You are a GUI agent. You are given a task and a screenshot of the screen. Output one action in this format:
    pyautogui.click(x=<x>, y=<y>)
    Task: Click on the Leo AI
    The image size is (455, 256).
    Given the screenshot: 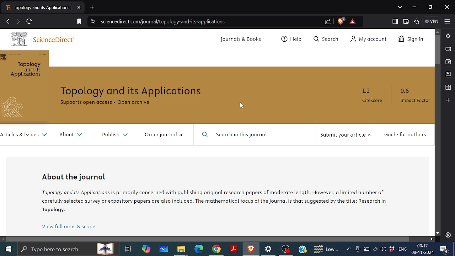 What is the action you would take?
    pyautogui.click(x=448, y=36)
    